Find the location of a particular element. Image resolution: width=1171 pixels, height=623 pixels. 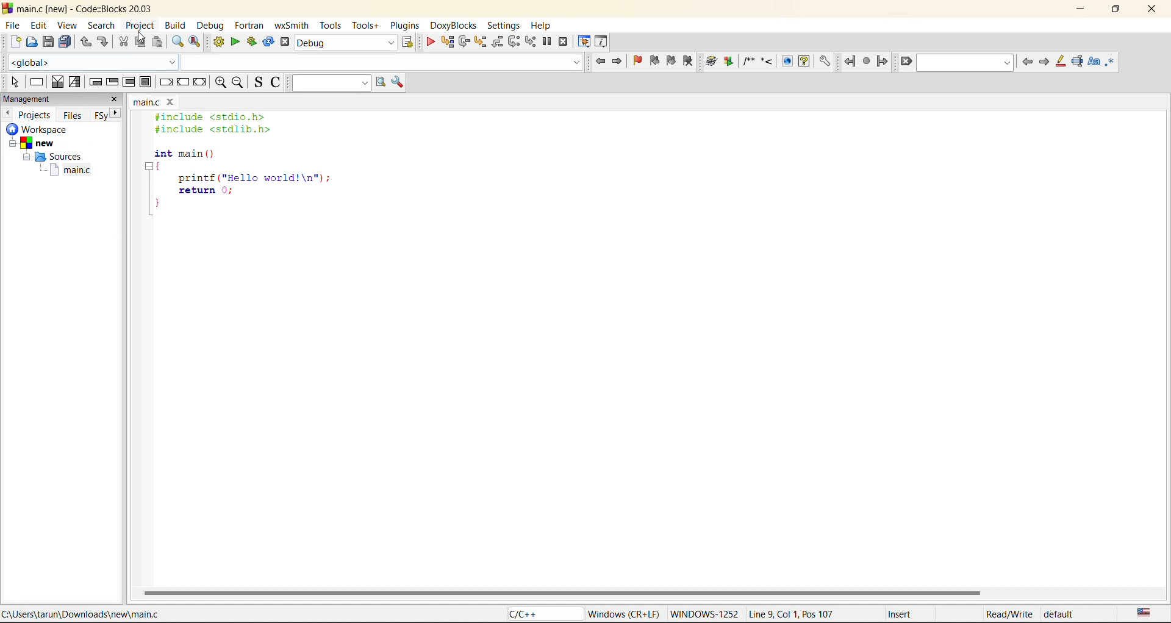

horizontal scroll bar is located at coordinates (563, 592).